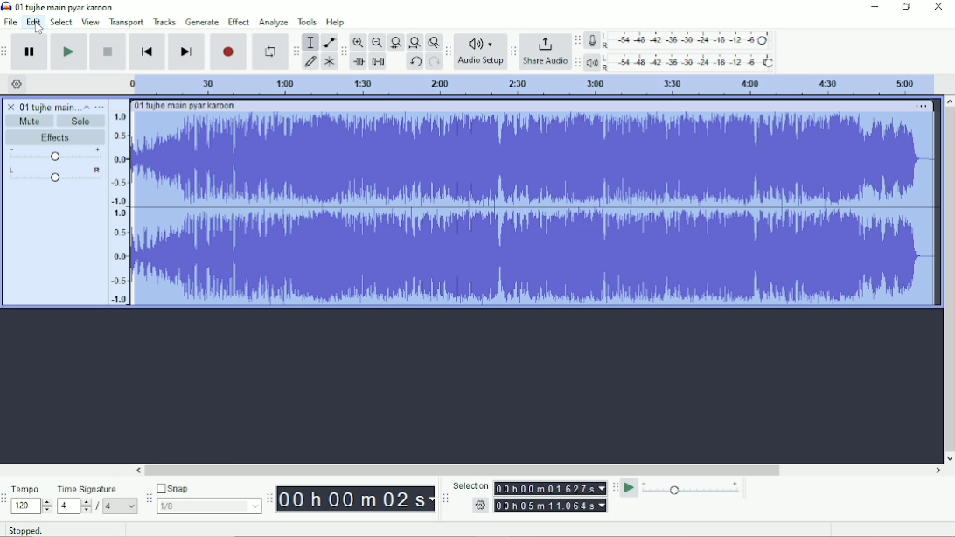 The image size is (955, 537). What do you see at coordinates (34, 23) in the screenshot?
I see `Edit` at bounding box center [34, 23].